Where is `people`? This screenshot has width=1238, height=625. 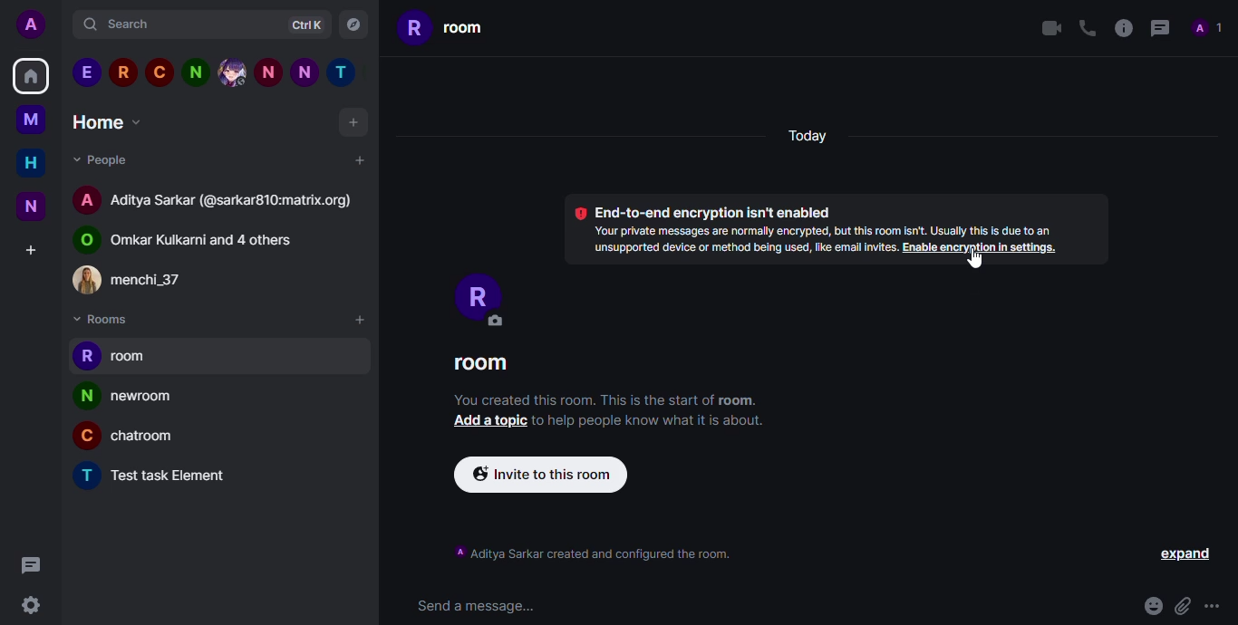
people is located at coordinates (1210, 29).